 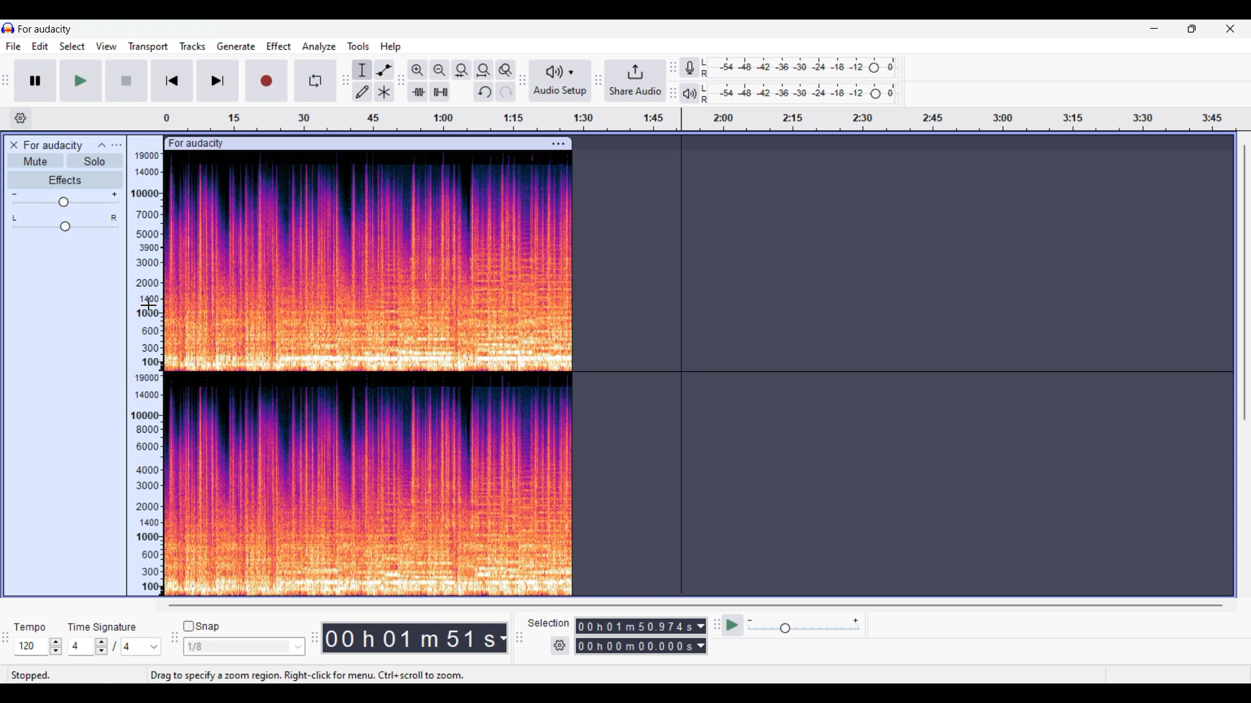 I want to click on Pan slider, so click(x=65, y=223).